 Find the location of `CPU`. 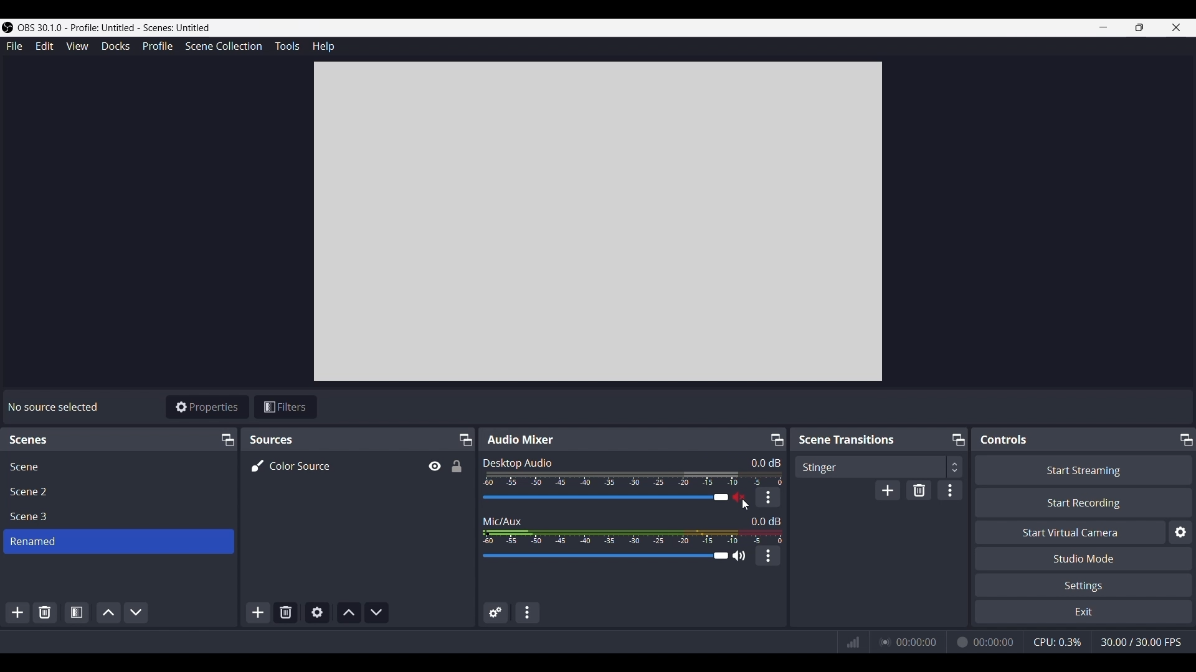

CPU is located at coordinates (1056, 642).